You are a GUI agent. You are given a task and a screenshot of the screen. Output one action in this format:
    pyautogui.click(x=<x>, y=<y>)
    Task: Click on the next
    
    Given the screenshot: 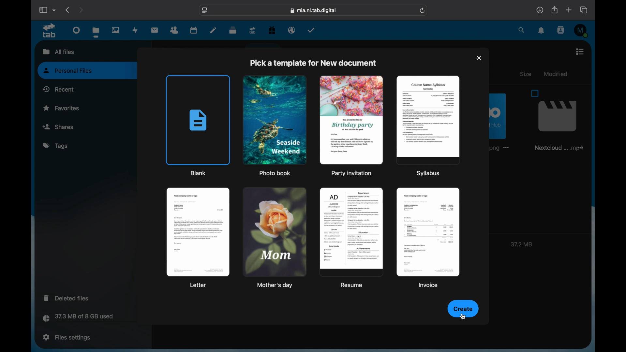 What is the action you would take?
    pyautogui.click(x=81, y=10)
    